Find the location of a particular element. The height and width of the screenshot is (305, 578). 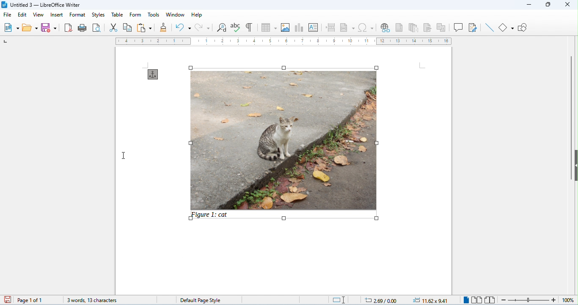

find and replace is located at coordinates (221, 28).